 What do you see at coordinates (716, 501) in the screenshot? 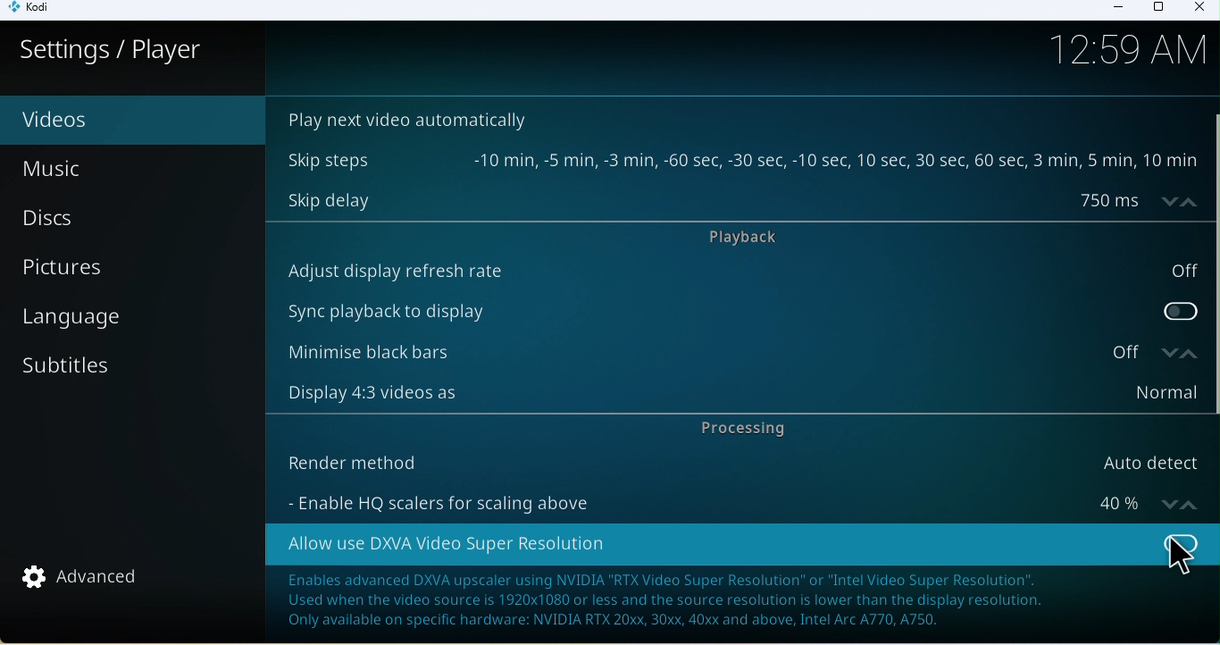
I see `Enable HQ scalers for scaling above` at bounding box center [716, 501].